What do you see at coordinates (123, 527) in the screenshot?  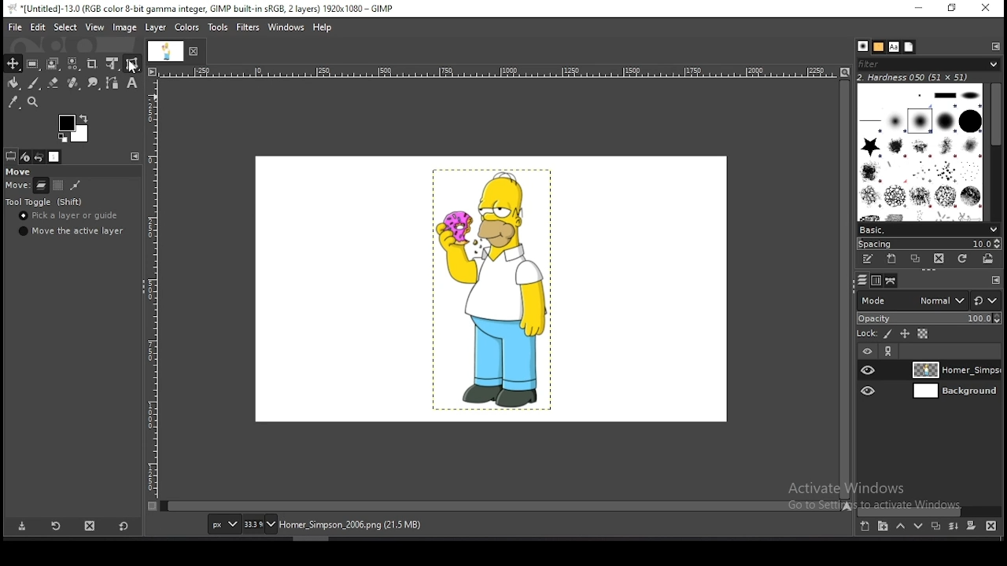 I see `reset` at bounding box center [123, 527].